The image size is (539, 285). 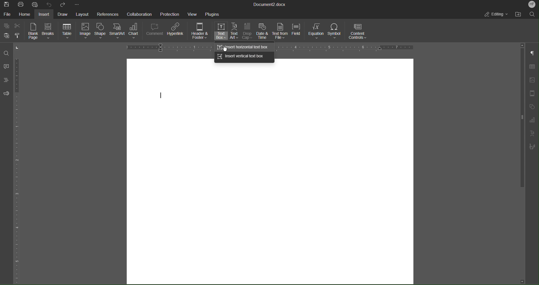 I want to click on Shape Settings, so click(x=531, y=106).